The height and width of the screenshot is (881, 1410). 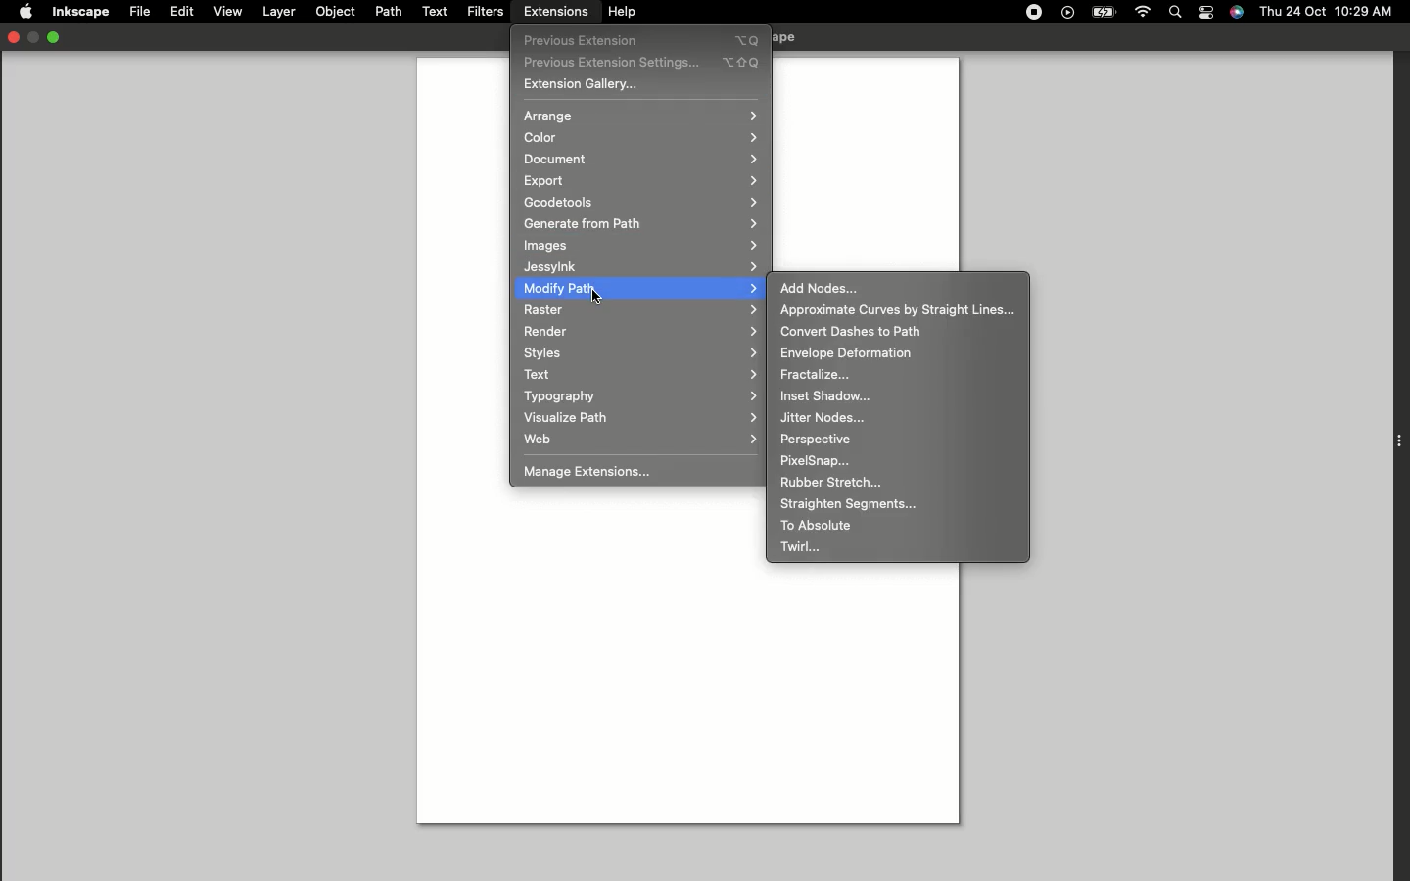 I want to click on Convert dashes to path, so click(x=852, y=331).